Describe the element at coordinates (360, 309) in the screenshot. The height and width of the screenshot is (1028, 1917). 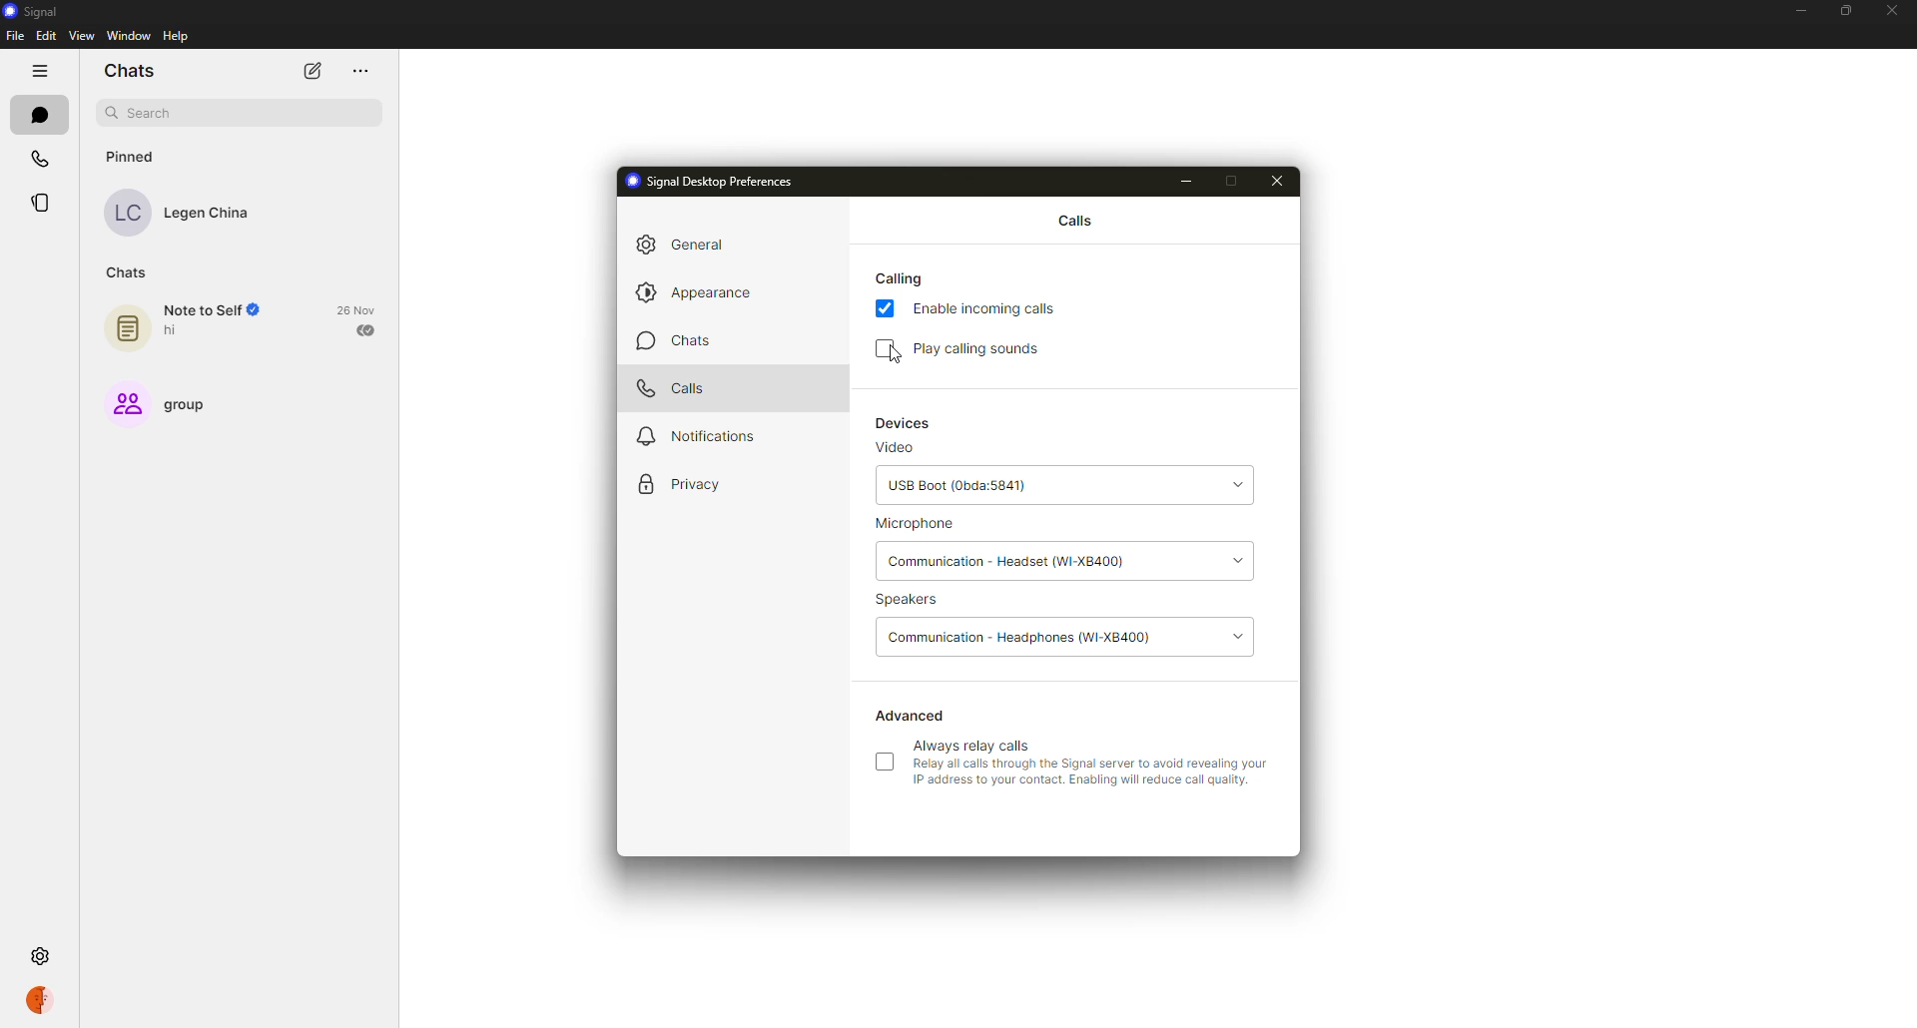
I see `26 Nov` at that location.